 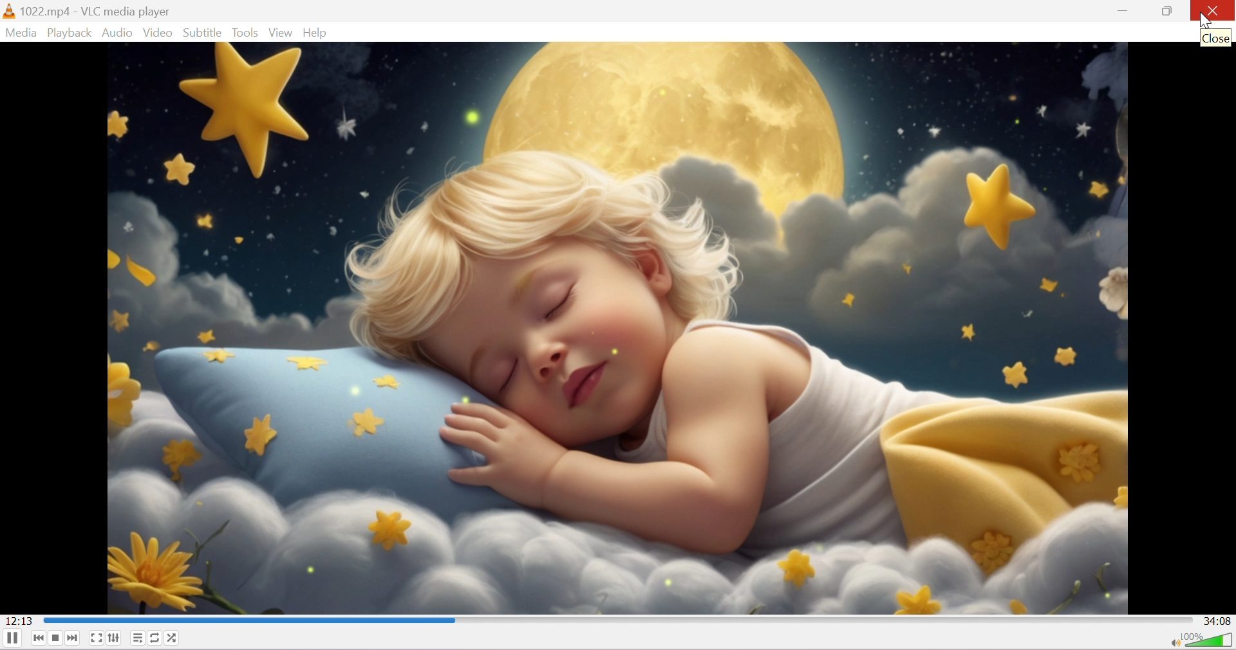 What do you see at coordinates (1124, 11) in the screenshot?
I see `Minimize` at bounding box center [1124, 11].